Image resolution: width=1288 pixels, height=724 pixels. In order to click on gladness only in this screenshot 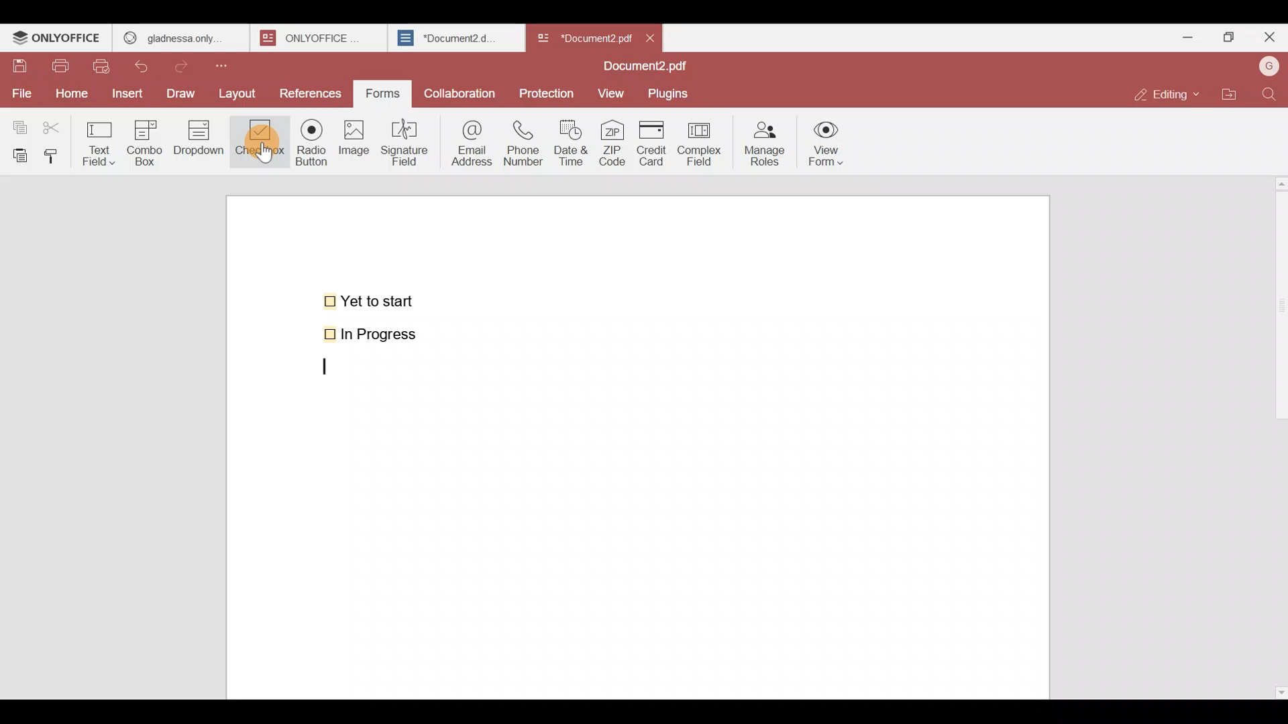, I will do `click(180, 35)`.